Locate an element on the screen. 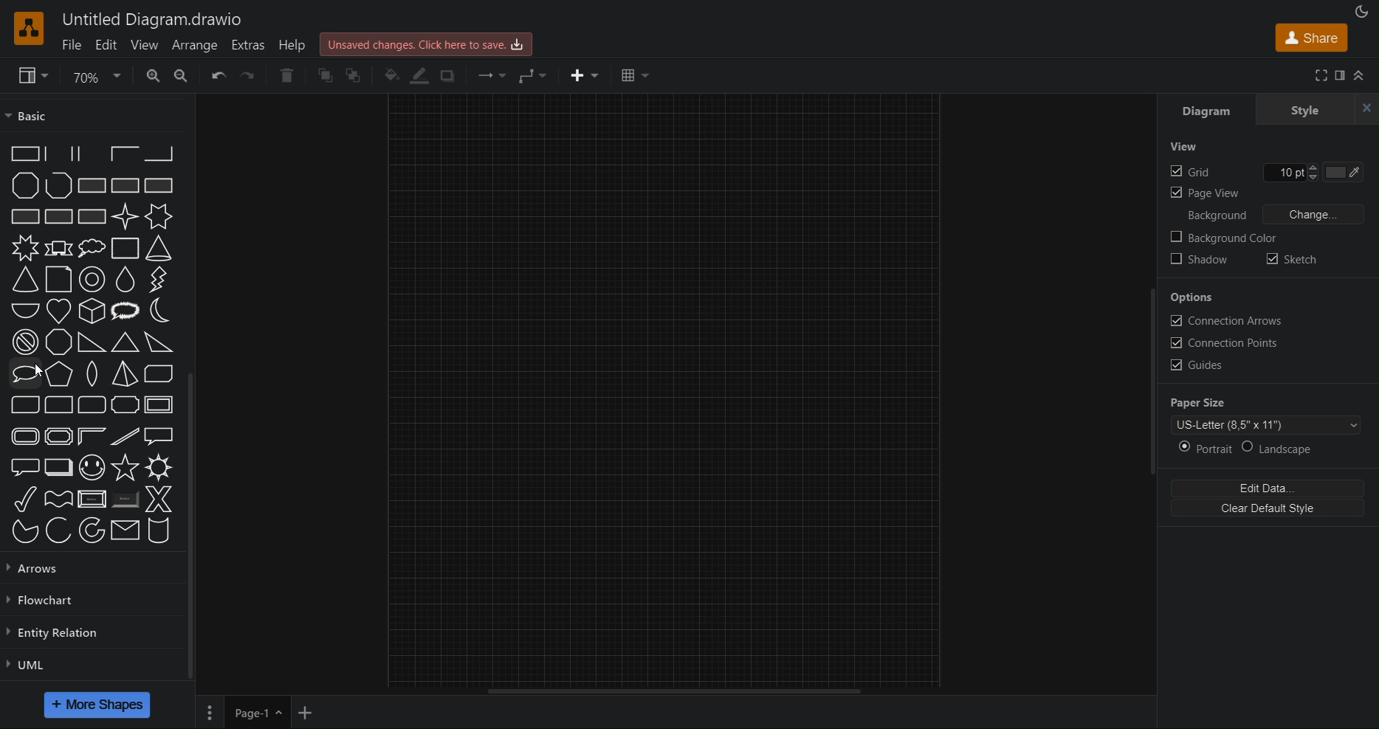  Cloud Rectangle is located at coordinates (125, 248).